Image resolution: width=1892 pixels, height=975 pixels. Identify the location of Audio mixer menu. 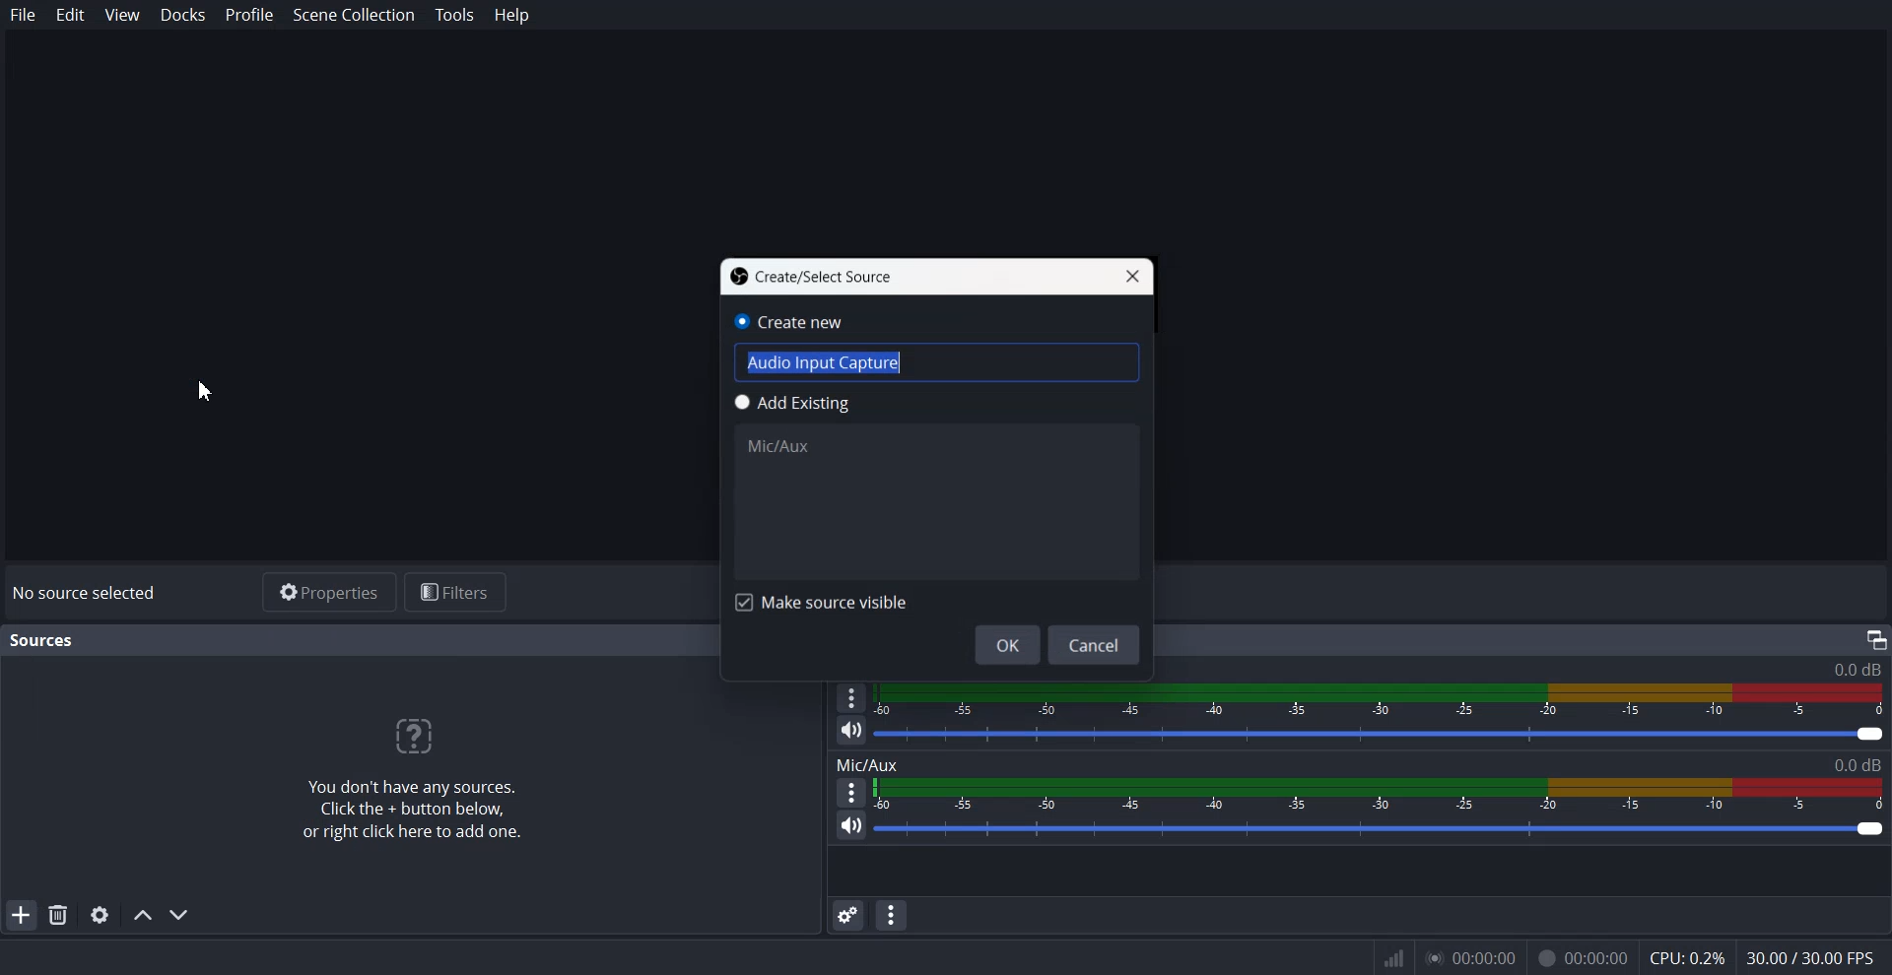
(891, 915).